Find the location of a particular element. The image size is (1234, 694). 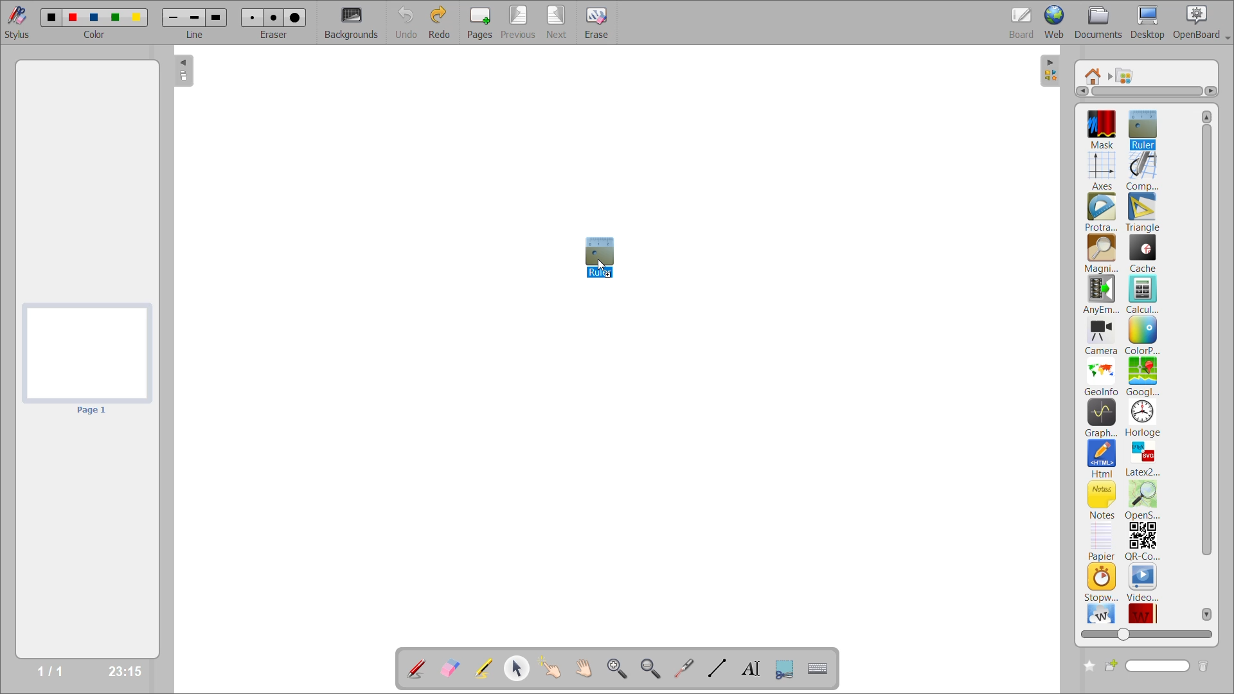

eraser is located at coordinates (274, 34).